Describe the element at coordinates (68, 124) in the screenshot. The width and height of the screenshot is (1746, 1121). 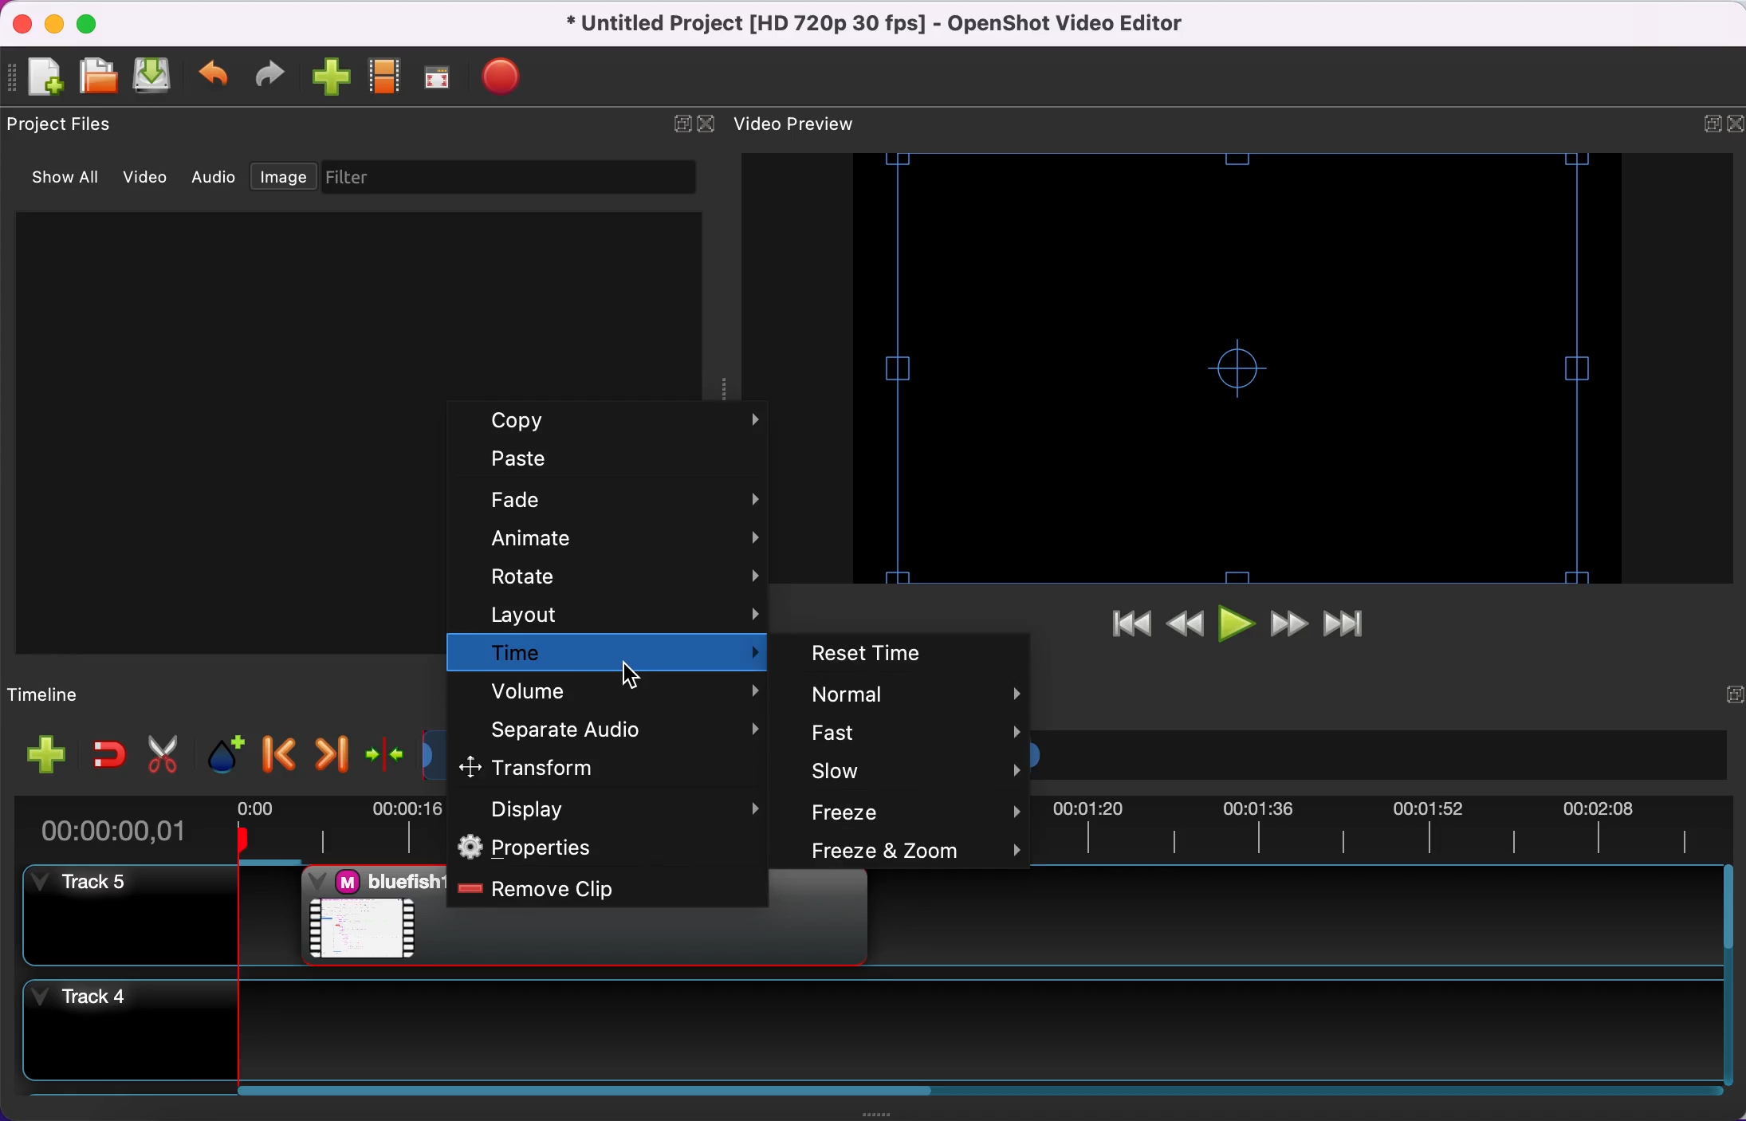
I see `project files` at that location.